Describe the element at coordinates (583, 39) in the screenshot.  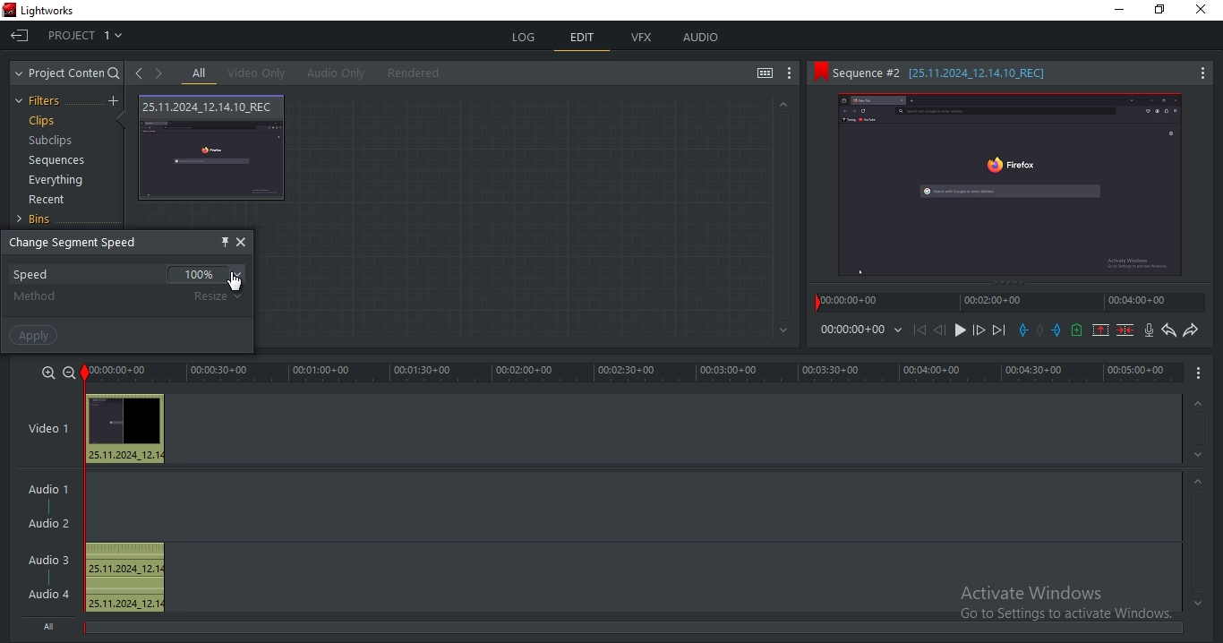
I see `edit` at that location.